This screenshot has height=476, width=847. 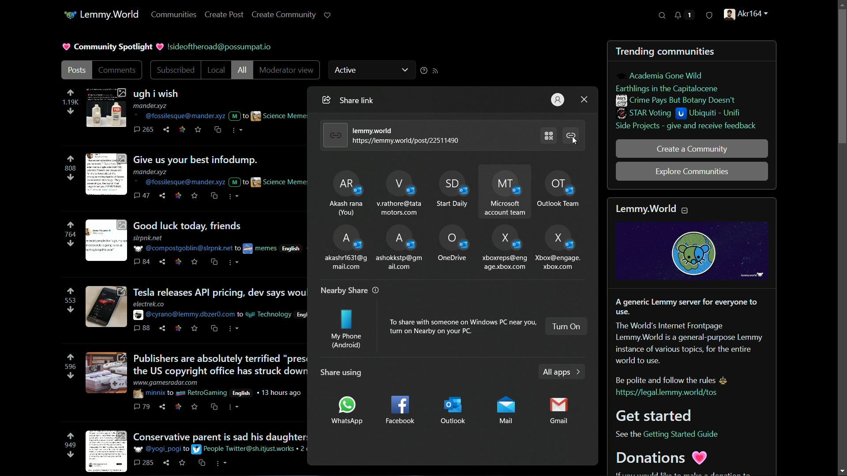 What do you see at coordinates (238, 249) in the screenshot?
I see `to` at bounding box center [238, 249].